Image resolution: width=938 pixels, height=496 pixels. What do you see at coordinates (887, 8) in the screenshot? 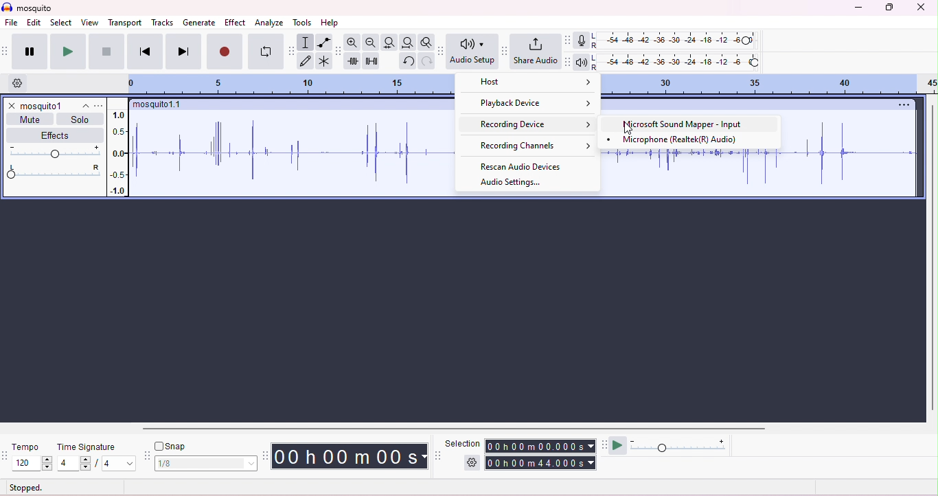
I see `maximize` at bounding box center [887, 8].